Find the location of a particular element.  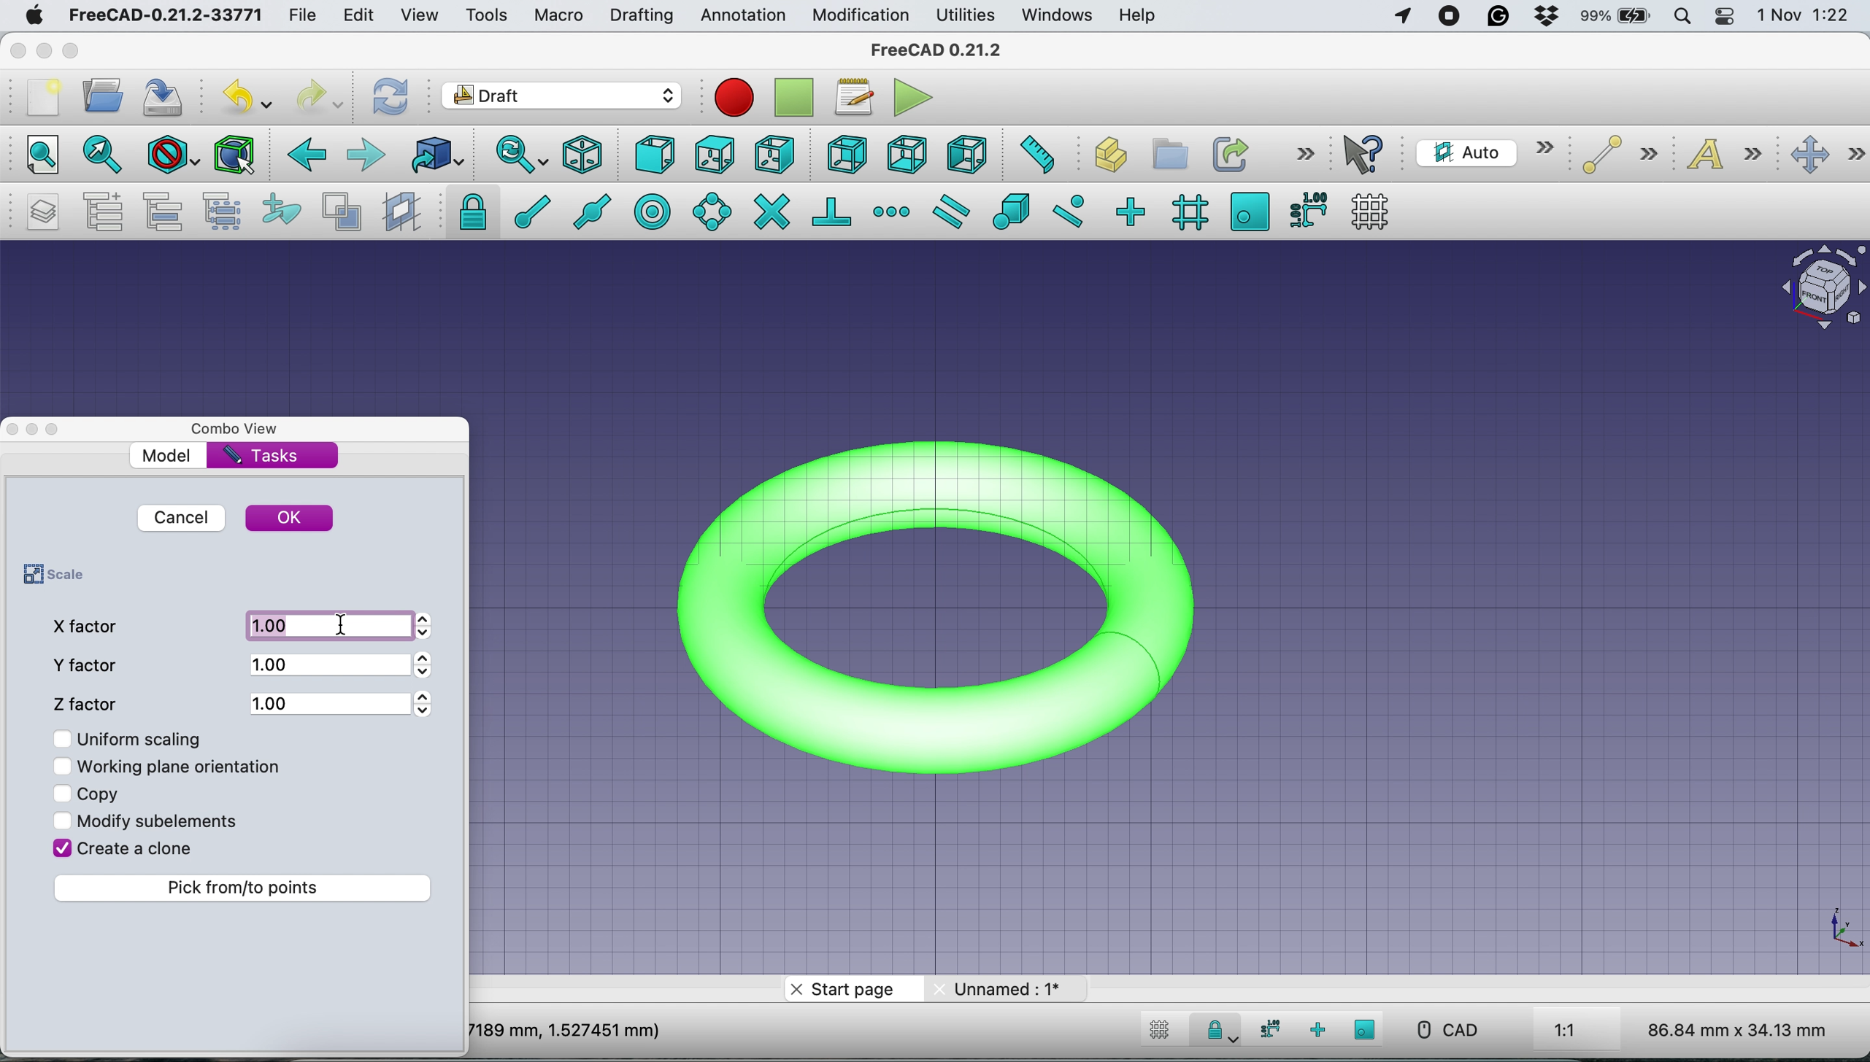

maximise is located at coordinates (74, 52).